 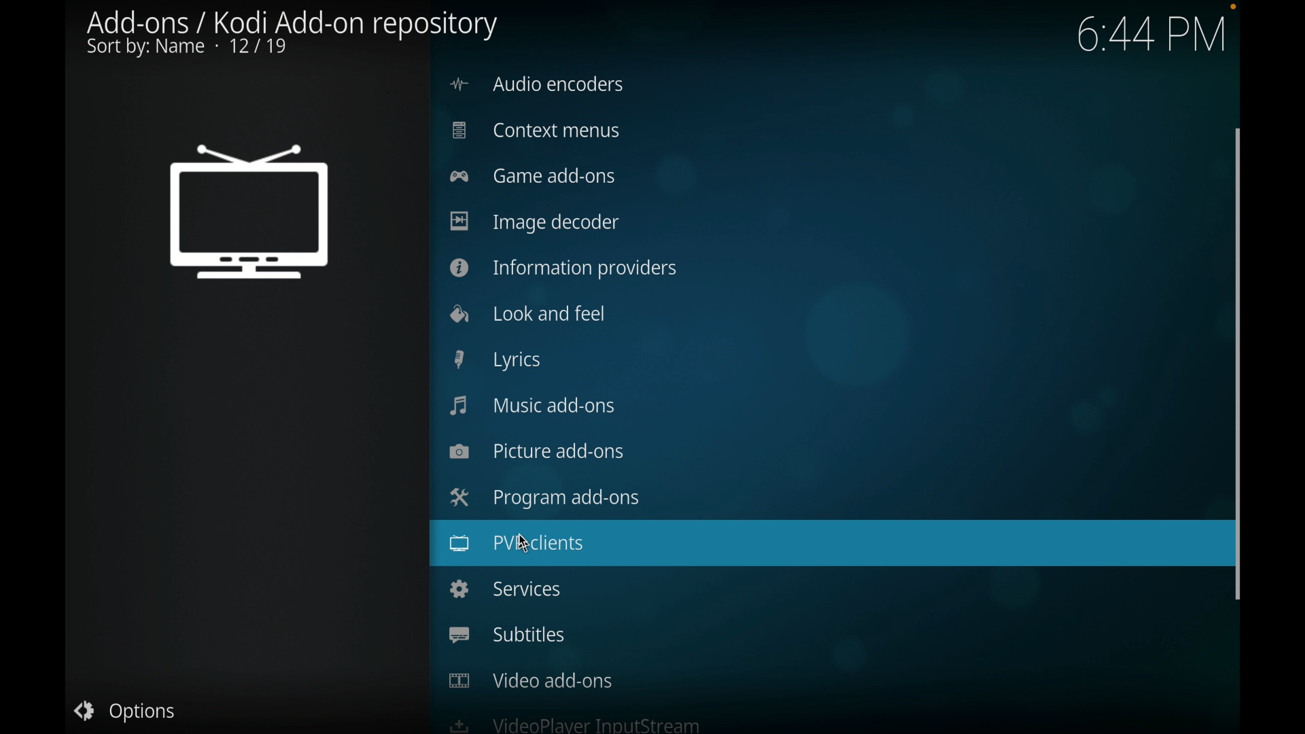 I want to click on program add-ons, so click(x=541, y=497).